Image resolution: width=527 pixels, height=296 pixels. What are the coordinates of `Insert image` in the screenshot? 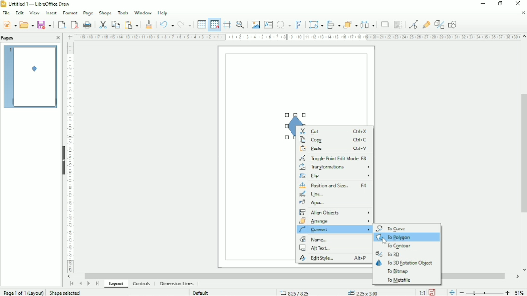 It's located at (255, 25).